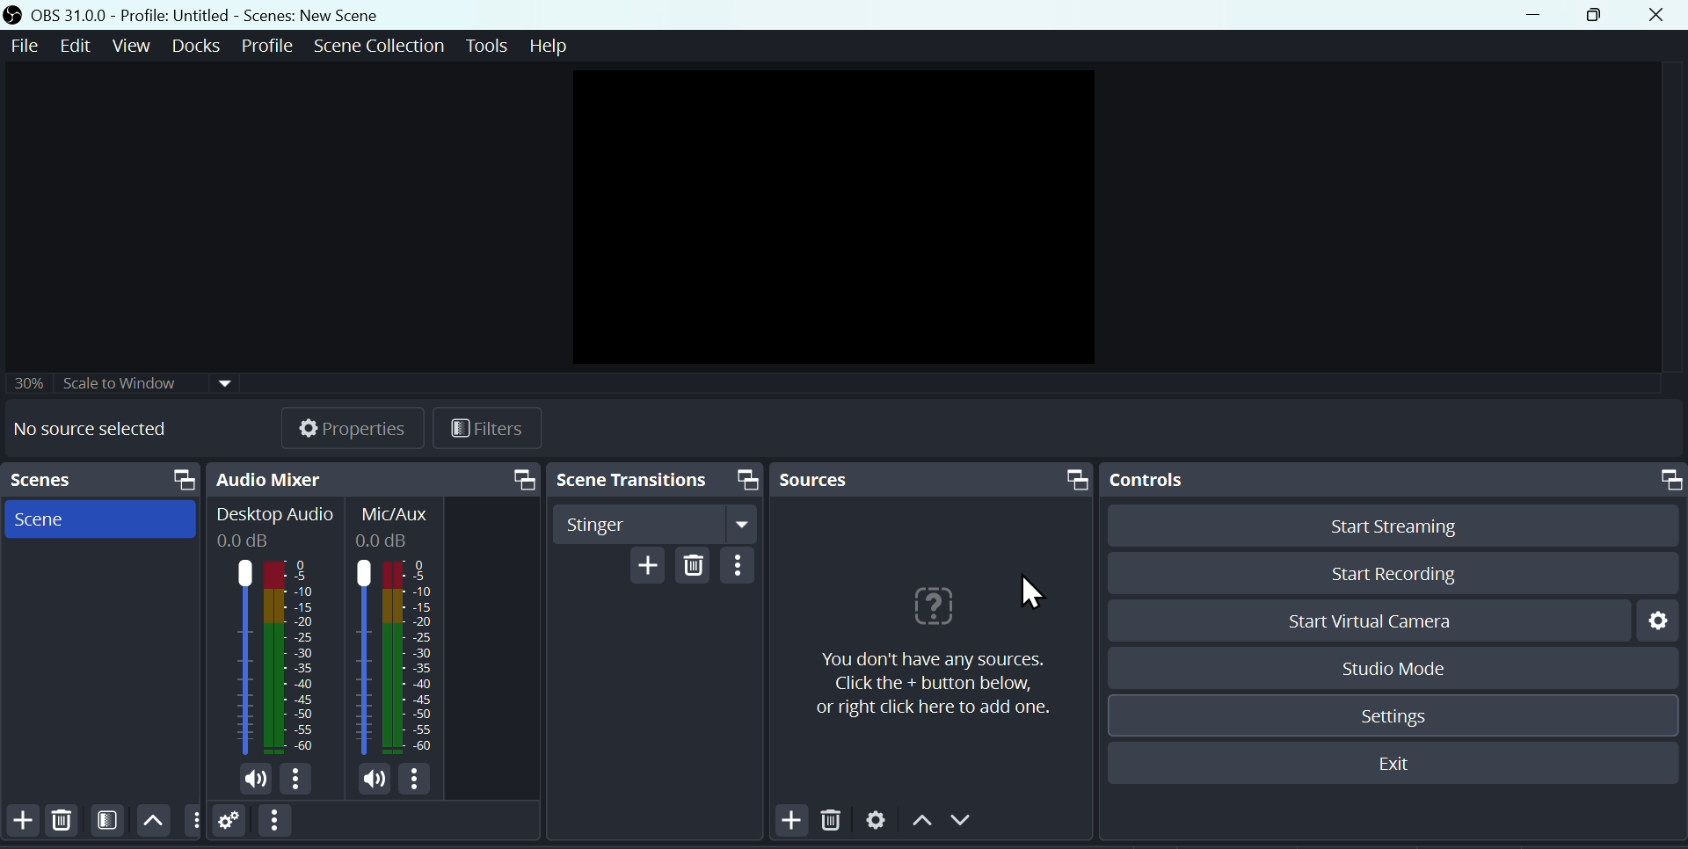 The height and width of the screenshot is (849, 1688). Describe the element at coordinates (15, 14) in the screenshot. I see `OBS logo` at that location.